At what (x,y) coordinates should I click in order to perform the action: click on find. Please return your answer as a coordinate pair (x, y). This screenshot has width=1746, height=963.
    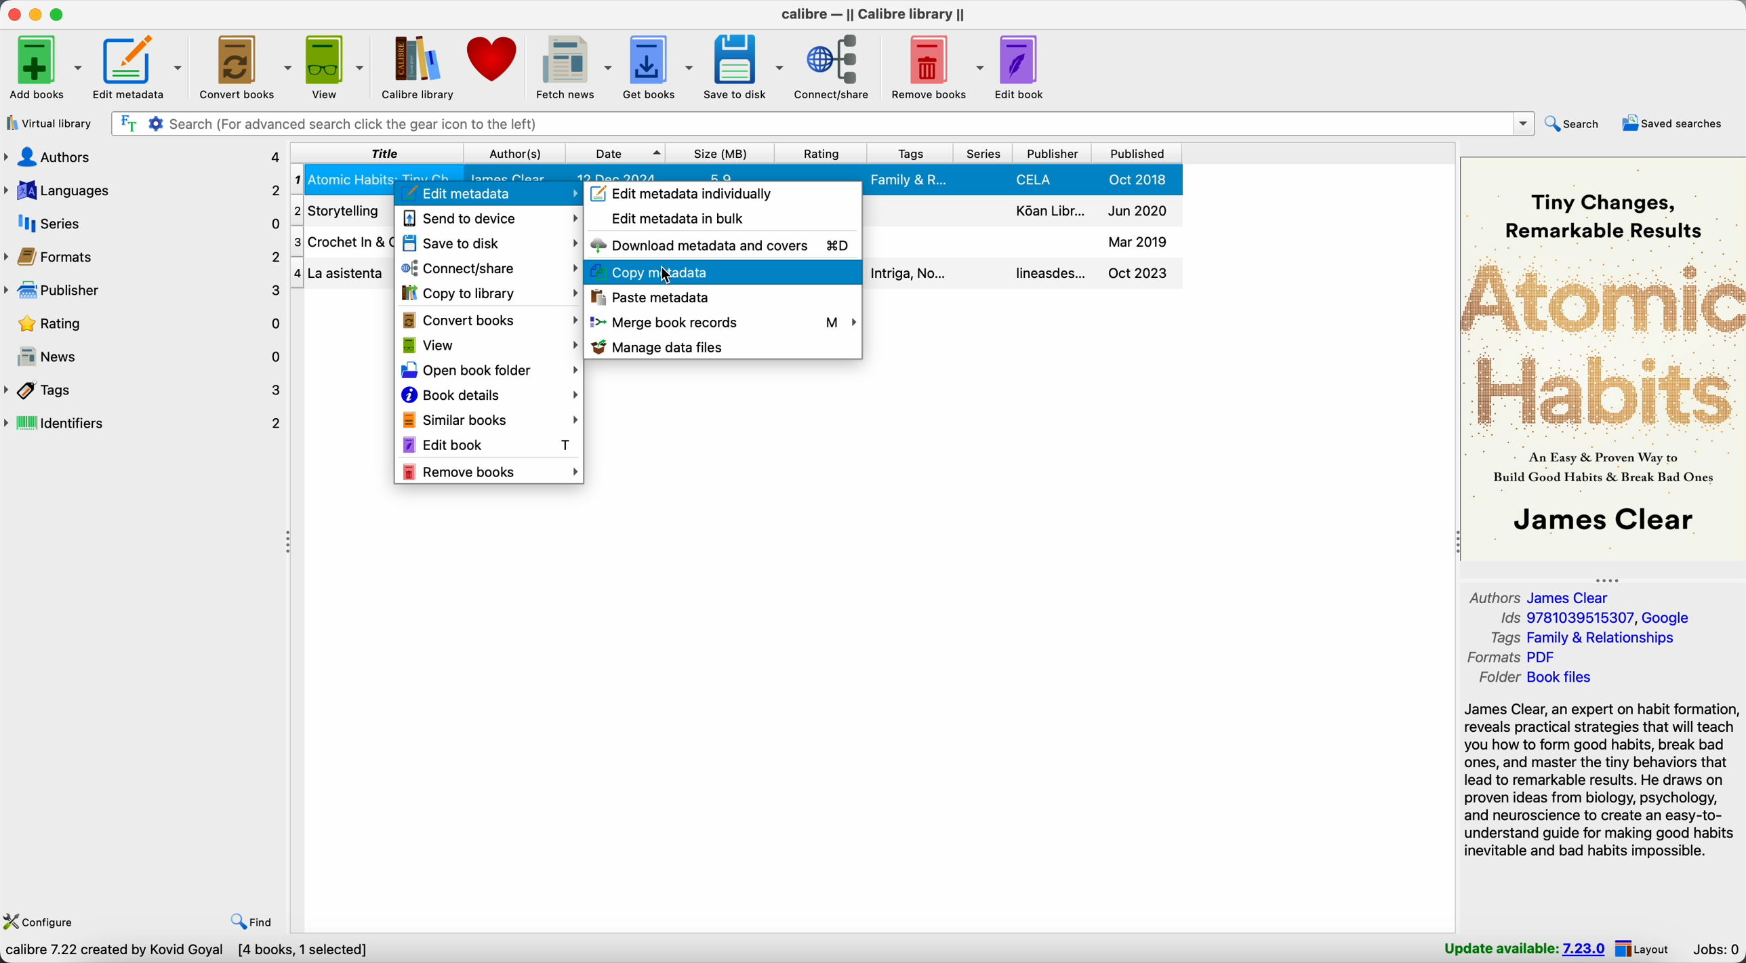
    Looking at the image, I should click on (247, 920).